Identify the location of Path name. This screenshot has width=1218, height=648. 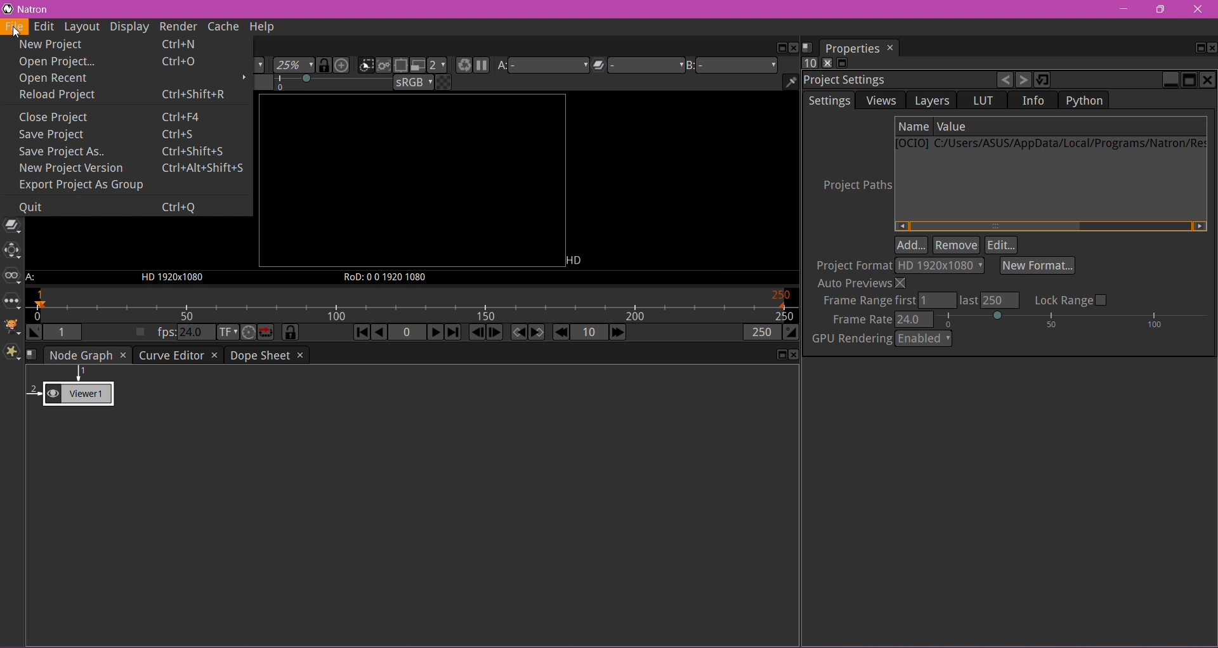
(1051, 146).